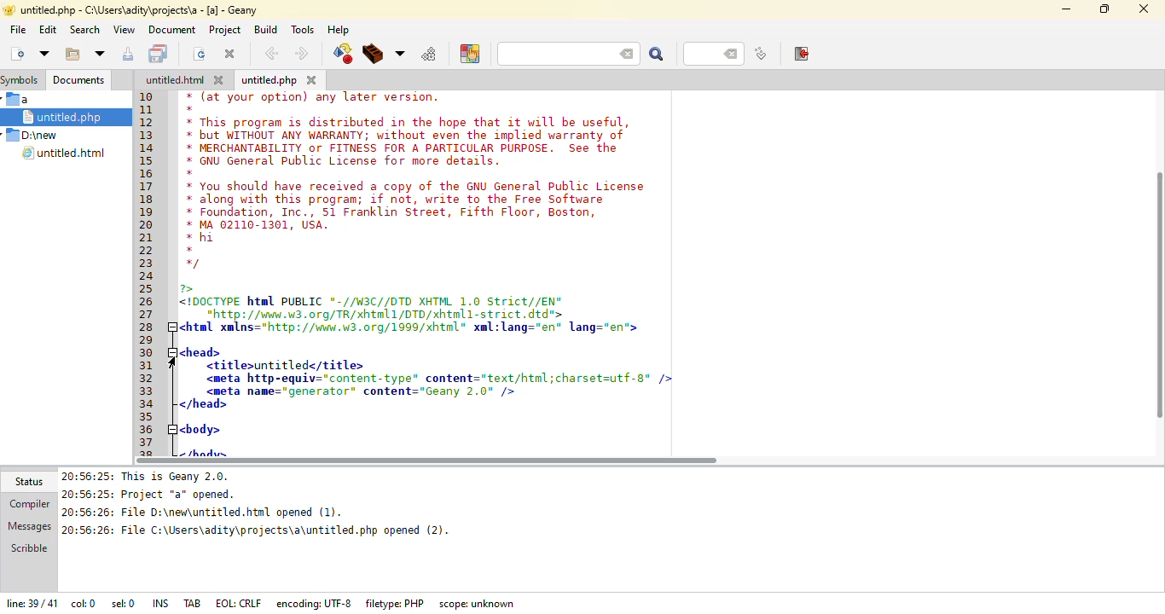  What do you see at coordinates (159, 11) in the screenshot?
I see `untitles.php -C:\users\adity\projects\a - [a] - geany` at bounding box center [159, 11].